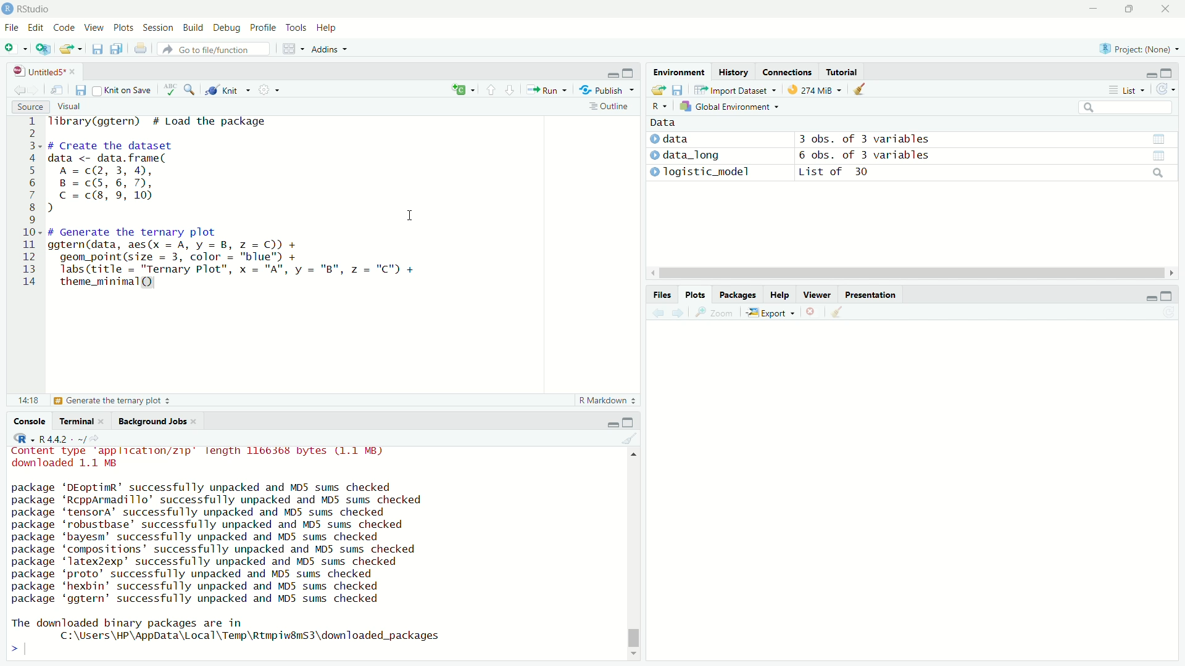  Describe the element at coordinates (732, 89) in the screenshot. I see `Import Dataset` at that location.